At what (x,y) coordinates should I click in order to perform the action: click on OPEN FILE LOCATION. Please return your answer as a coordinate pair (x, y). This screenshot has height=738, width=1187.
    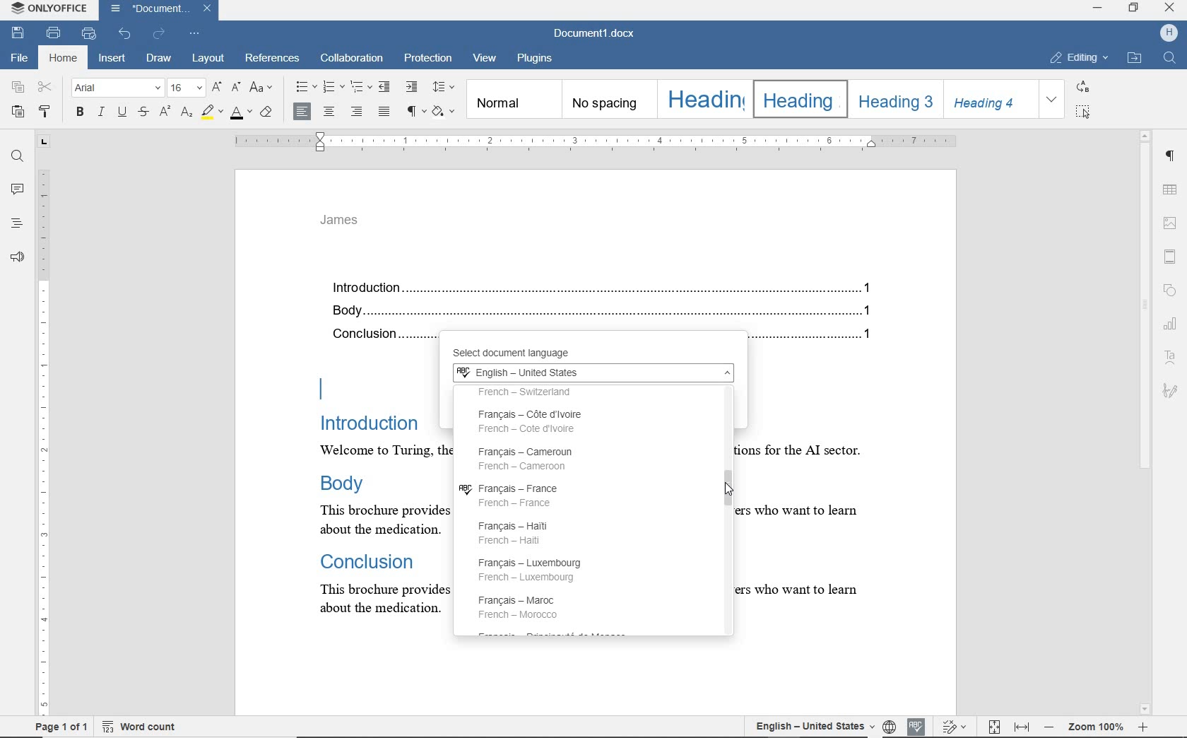
    Looking at the image, I should click on (1134, 59).